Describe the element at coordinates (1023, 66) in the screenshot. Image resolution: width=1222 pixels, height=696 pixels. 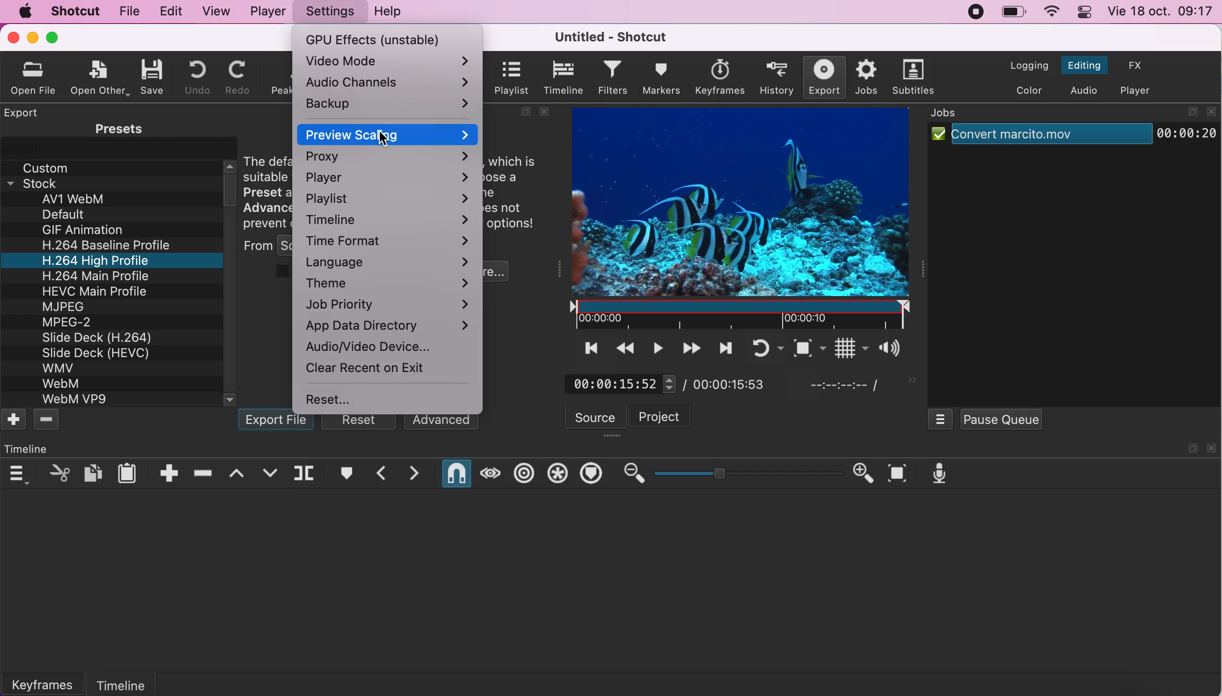
I see `switch to the logging layout` at that location.